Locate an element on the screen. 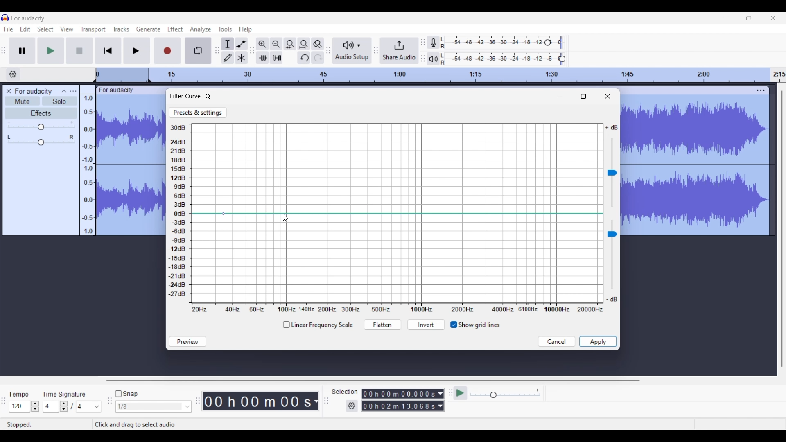 The width and height of the screenshot is (786, 442). Pan right is located at coordinates (72, 137).